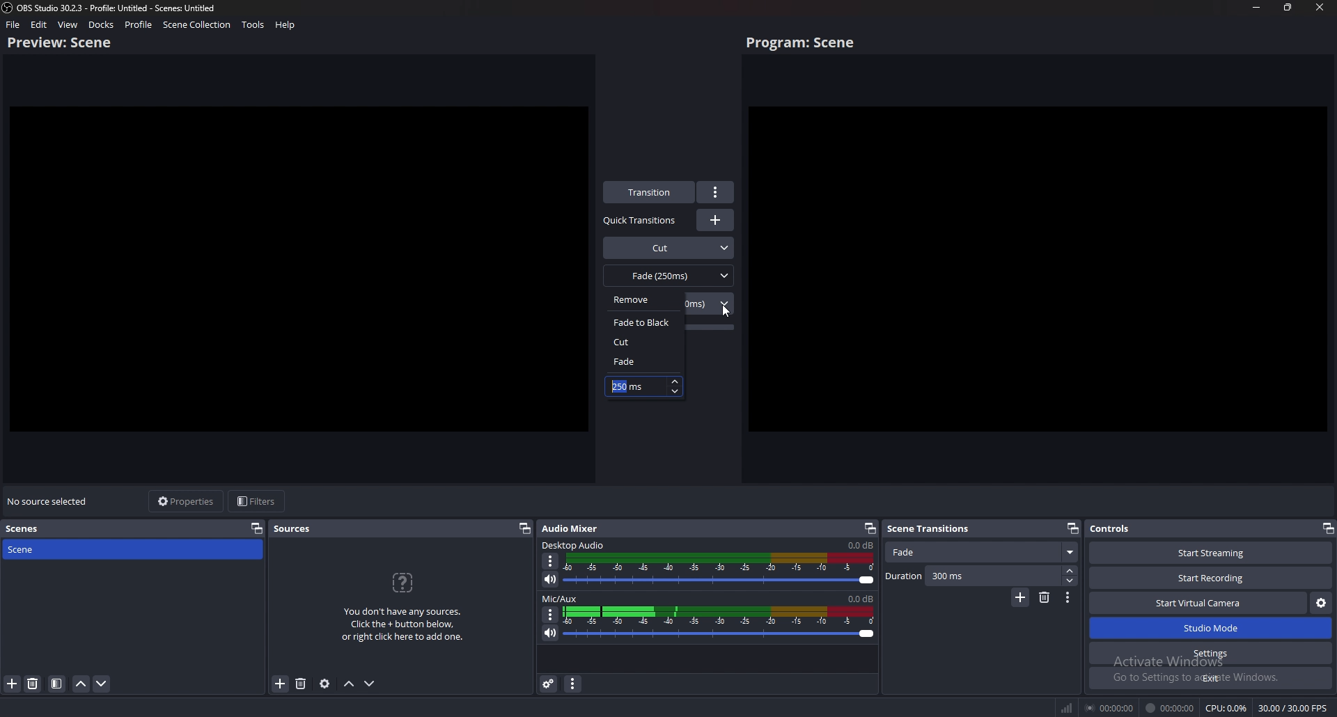  I want to click on minimize, so click(1258, 7).